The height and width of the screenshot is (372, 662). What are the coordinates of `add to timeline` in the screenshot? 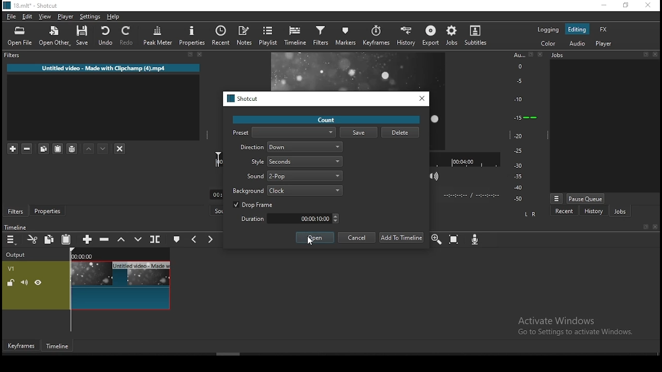 It's located at (402, 238).